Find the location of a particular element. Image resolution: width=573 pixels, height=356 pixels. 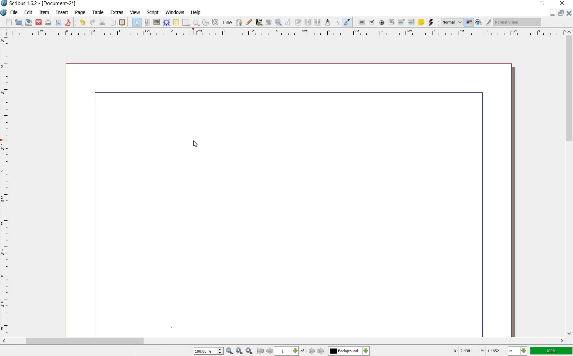

PASTE is located at coordinates (123, 22).